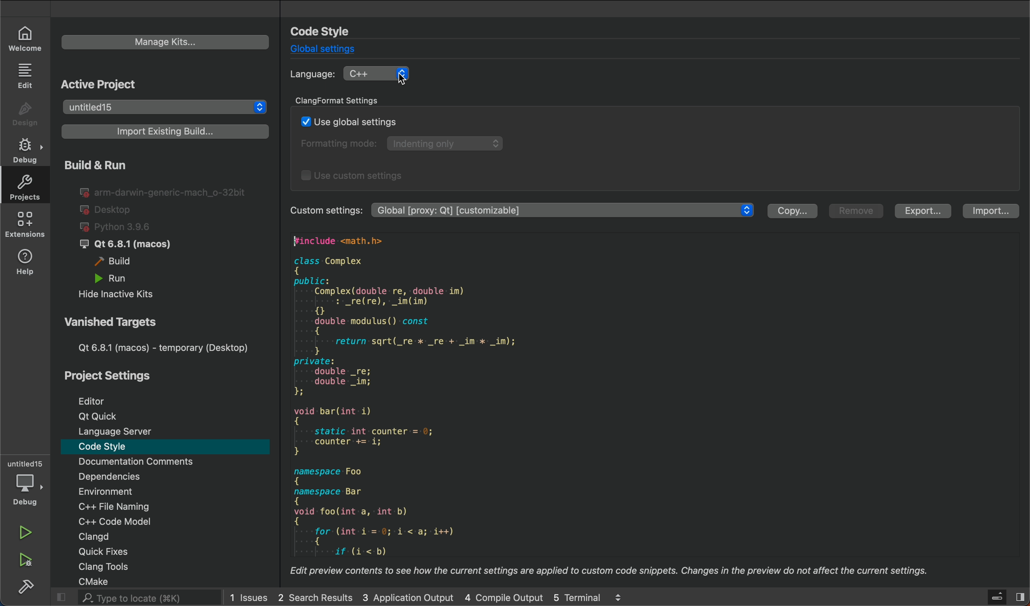 The image size is (1030, 606). Describe the element at coordinates (25, 482) in the screenshot. I see `debugger` at that location.